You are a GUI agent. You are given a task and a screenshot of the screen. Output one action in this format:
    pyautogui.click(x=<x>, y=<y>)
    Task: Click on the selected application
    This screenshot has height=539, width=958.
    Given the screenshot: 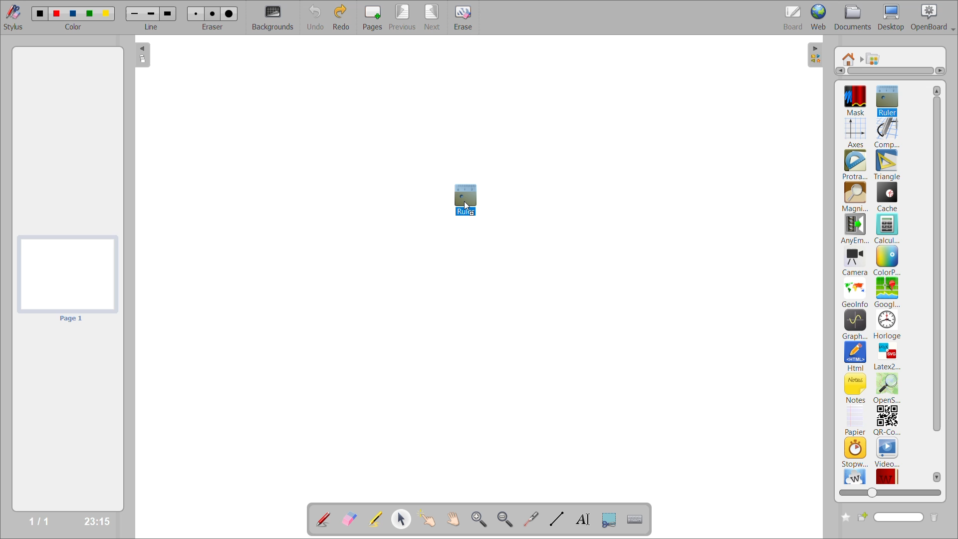 What is the action you would take?
    pyautogui.click(x=466, y=199)
    